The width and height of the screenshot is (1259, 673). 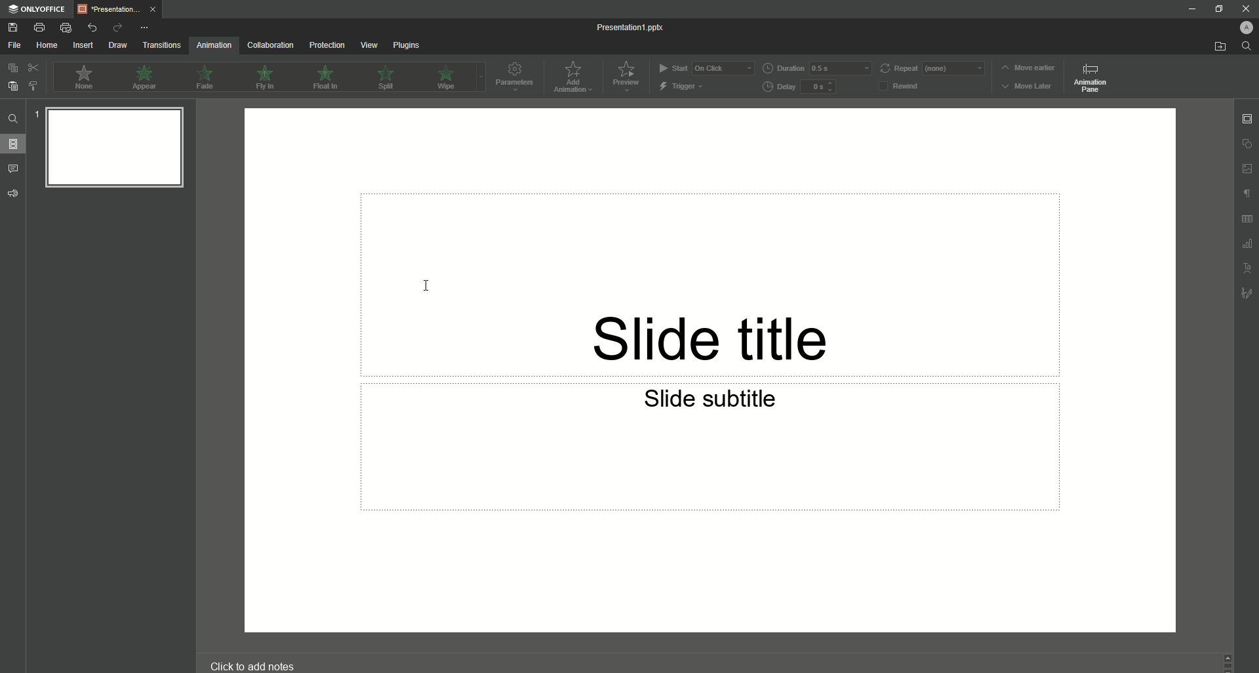 What do you see at coordinates (114, 28) in the screenshot?
I see `Redo` at bounding box center [114, 28].